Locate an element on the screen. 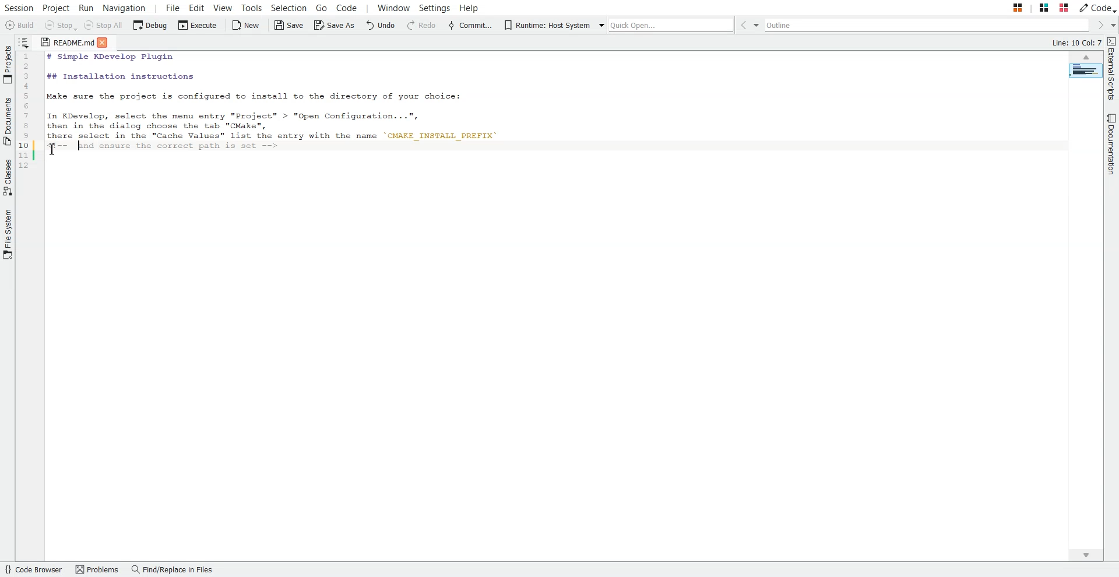 Image resolution: width=1119 pixels, height=577 pixels. <-- (commenting the text) is located at coordinates (57, 147).